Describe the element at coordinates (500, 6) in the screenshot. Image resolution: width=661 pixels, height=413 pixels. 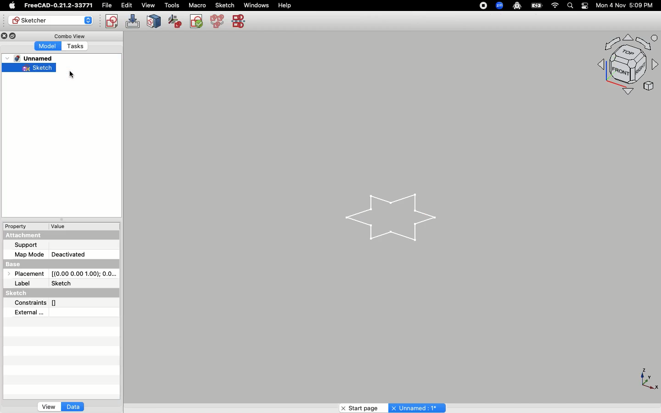
I see `Zoom` at that location.